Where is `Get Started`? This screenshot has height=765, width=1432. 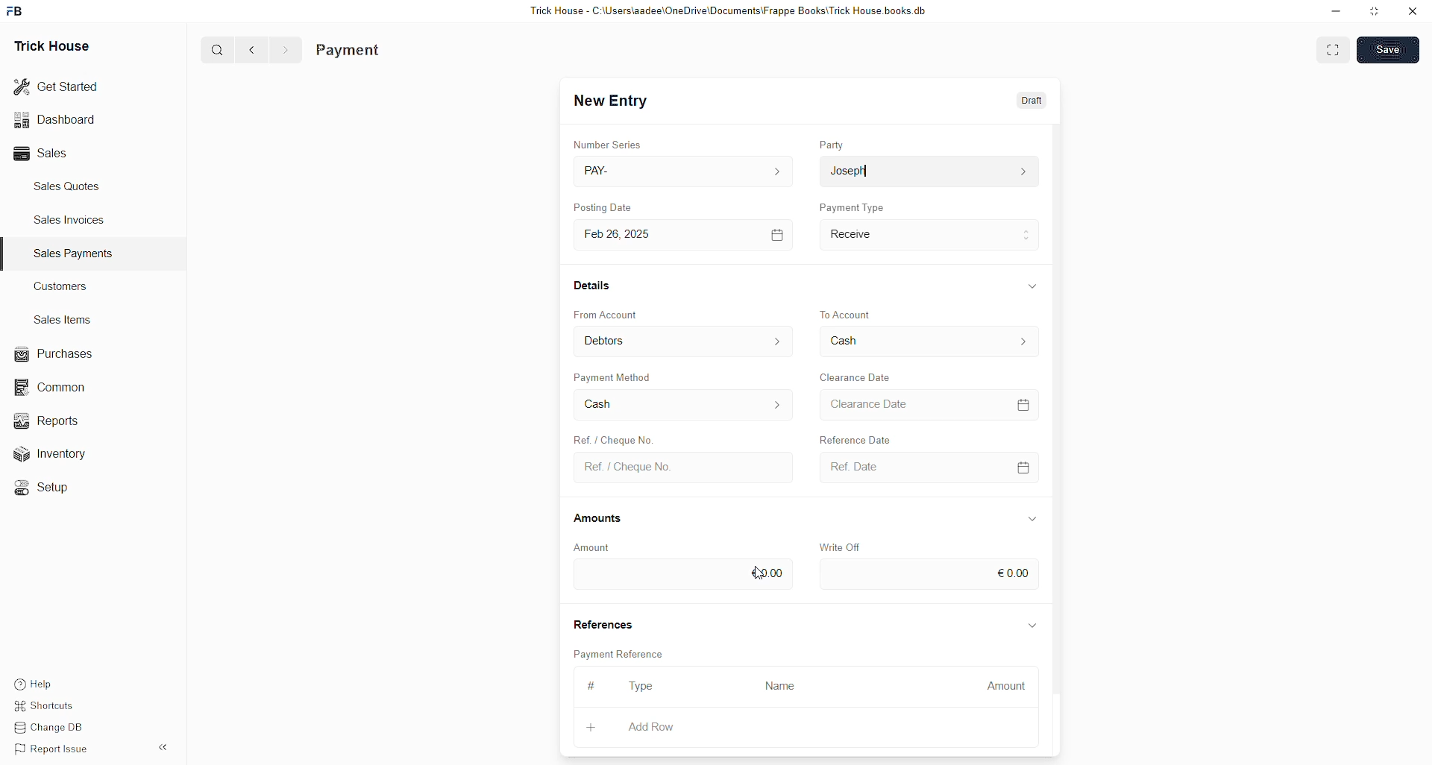 Get Started is located at coordinates (57, 87).